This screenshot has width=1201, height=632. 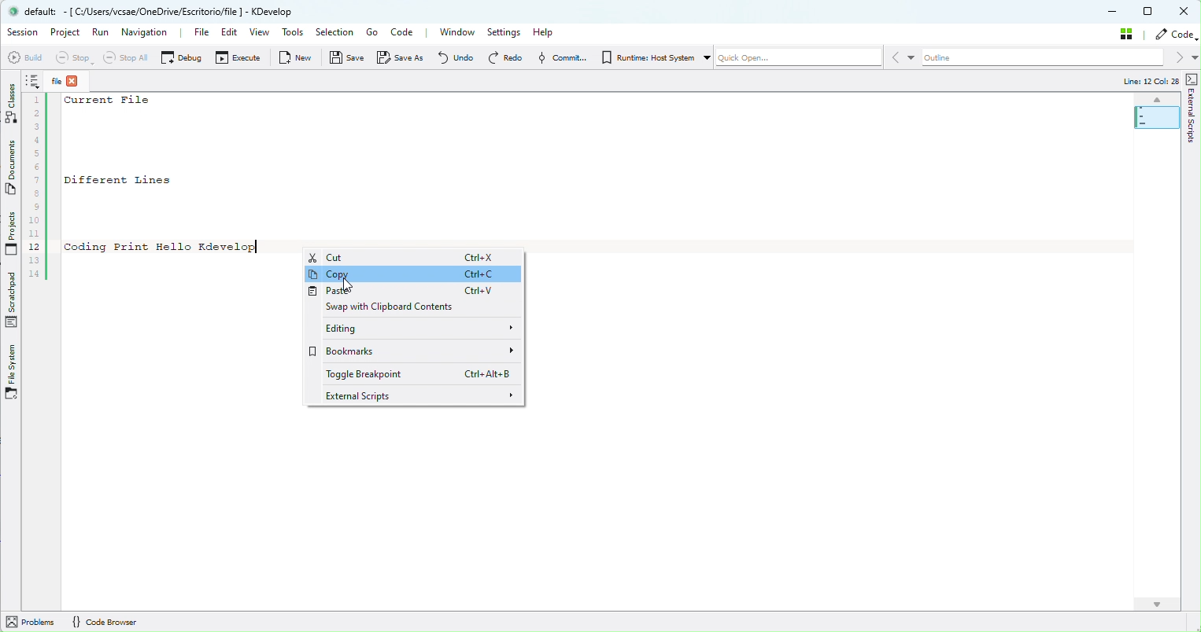 What do you see at coordinates (413, 352) in the screenshot?
I see `Bookmarks` at bounding box center [413, 352].